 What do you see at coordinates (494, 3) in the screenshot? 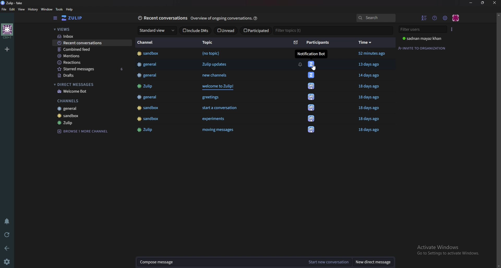
I see `close` at bounding box center [494, 3].